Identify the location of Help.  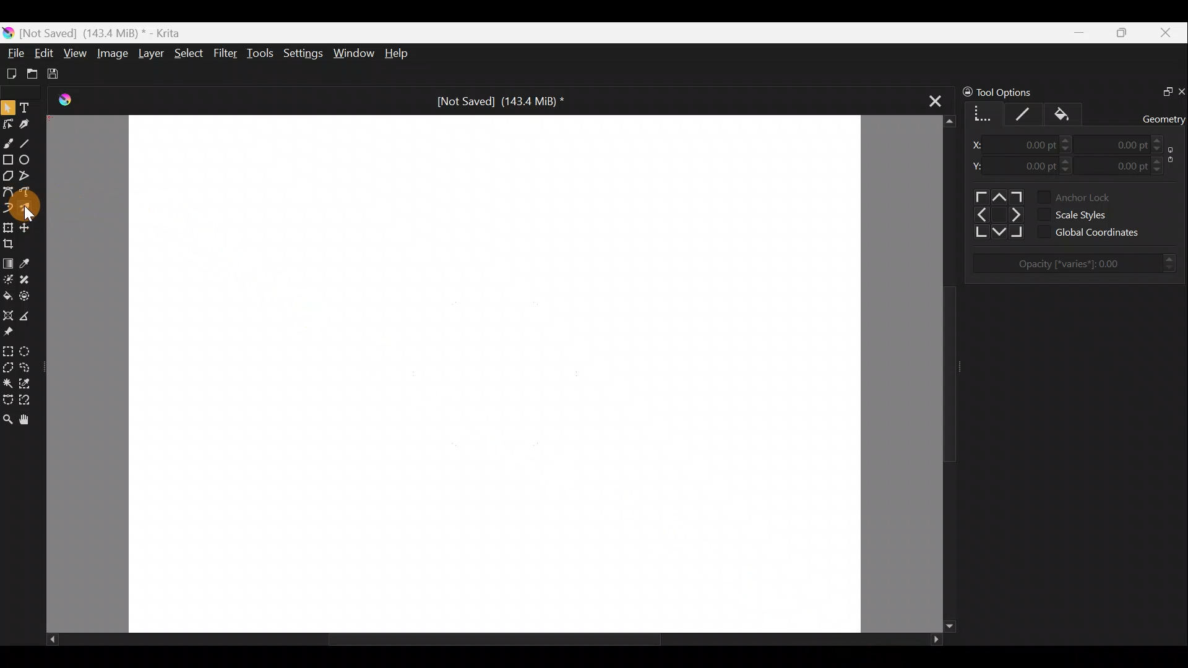
(405, 53).